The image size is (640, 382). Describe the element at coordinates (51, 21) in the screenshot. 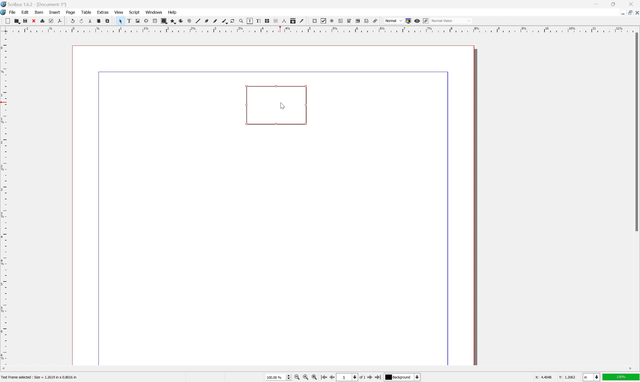

I see `preflight verifier` at that location.